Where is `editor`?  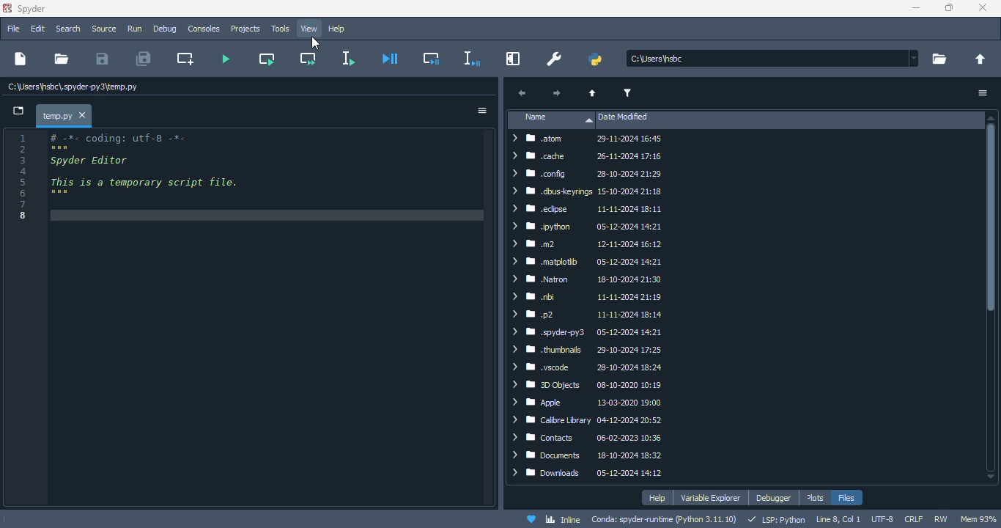
editor is located at coordinates (267, 318).